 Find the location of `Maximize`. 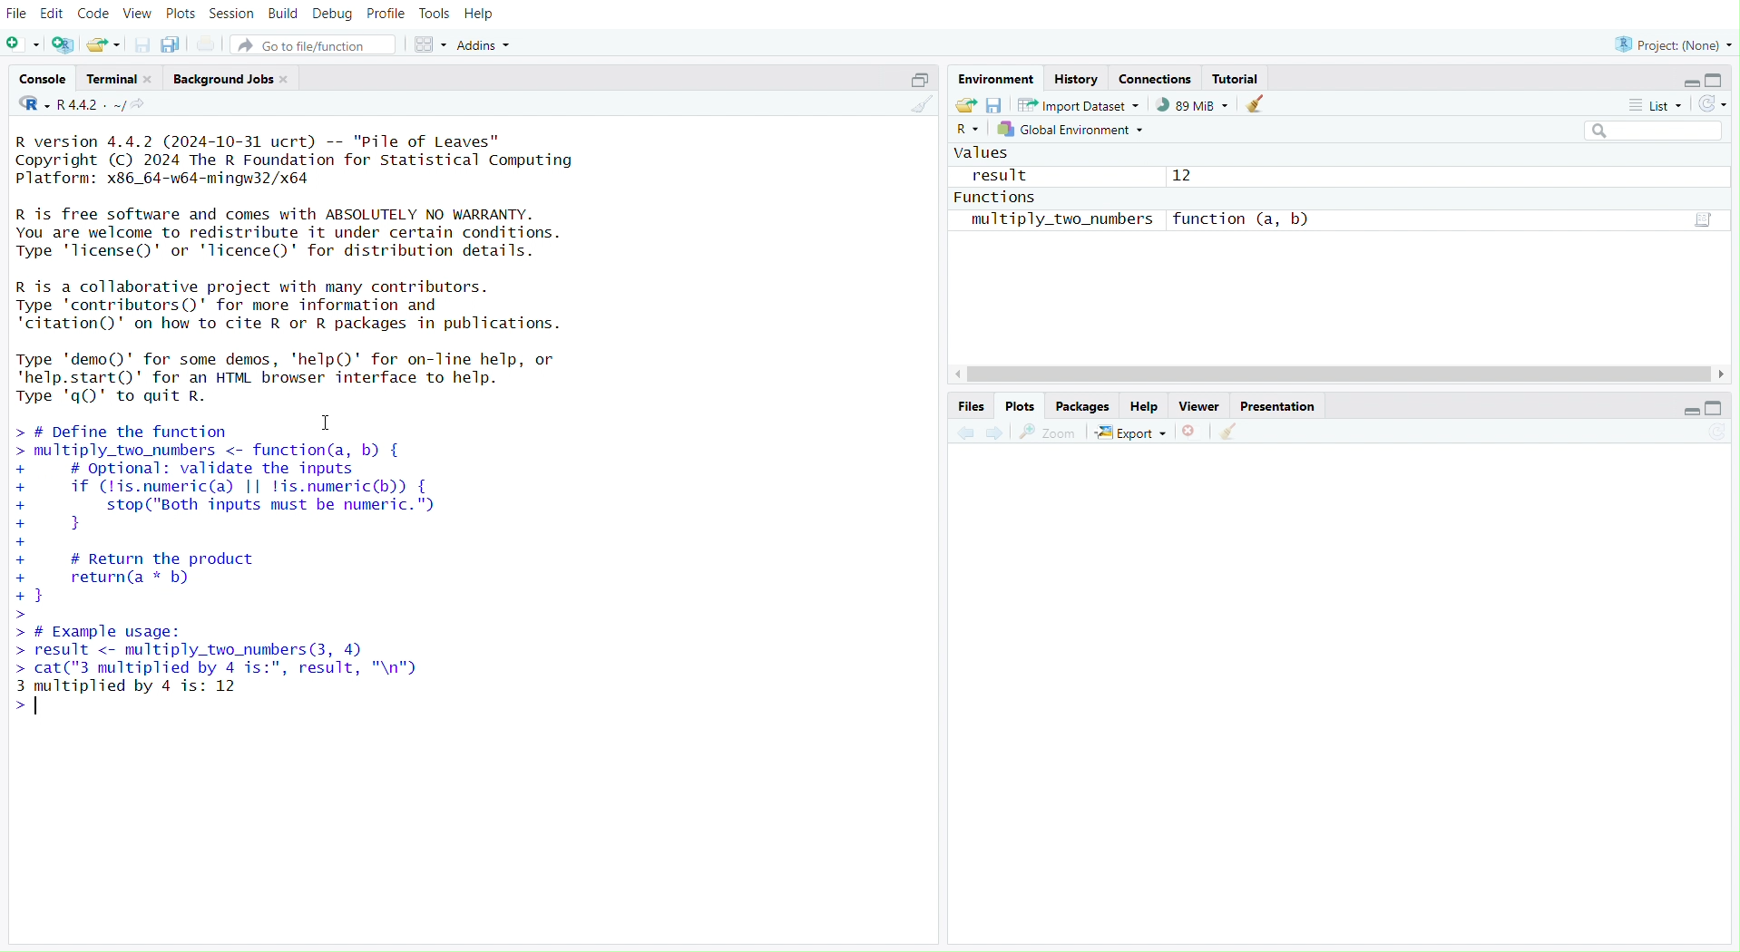

Maximize is located at coordinates (915, 82).